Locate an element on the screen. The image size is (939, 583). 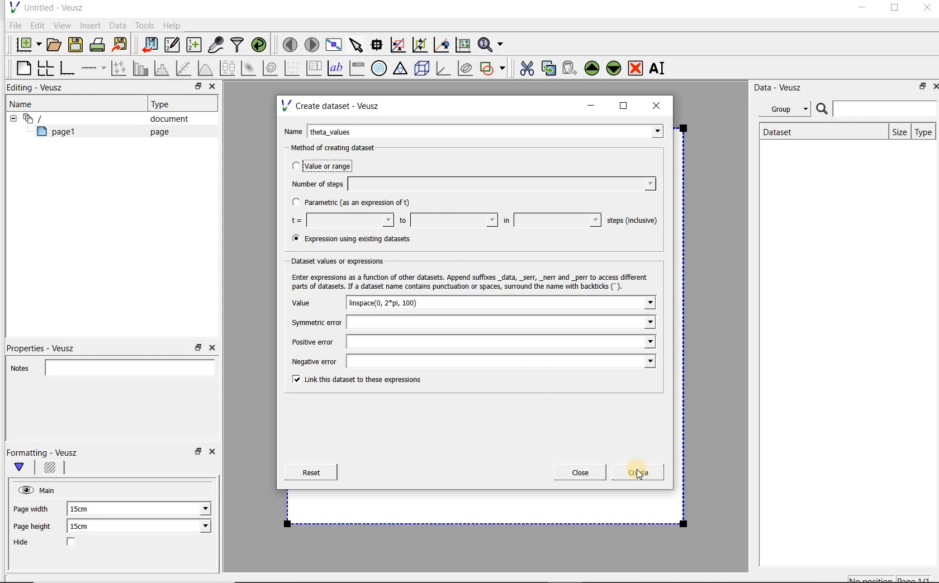
click to recenter graph axes is located at coordinates (442, 45).